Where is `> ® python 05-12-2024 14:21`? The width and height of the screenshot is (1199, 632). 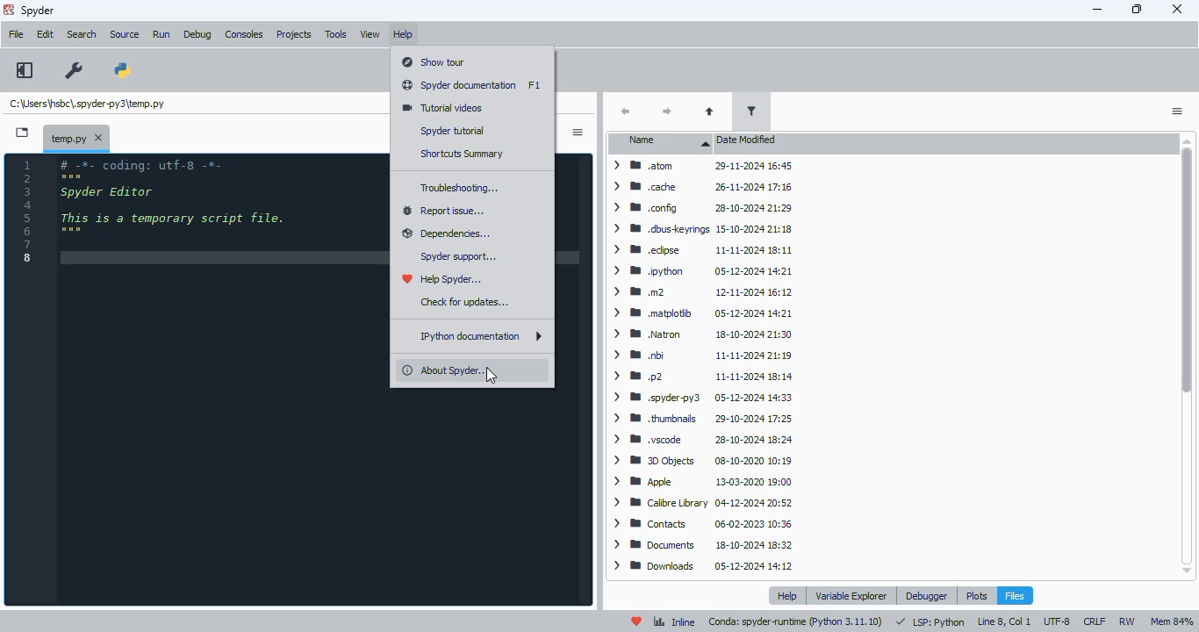
> ® python 05-12-2024 14:21 is located at coordinates (701, 270).